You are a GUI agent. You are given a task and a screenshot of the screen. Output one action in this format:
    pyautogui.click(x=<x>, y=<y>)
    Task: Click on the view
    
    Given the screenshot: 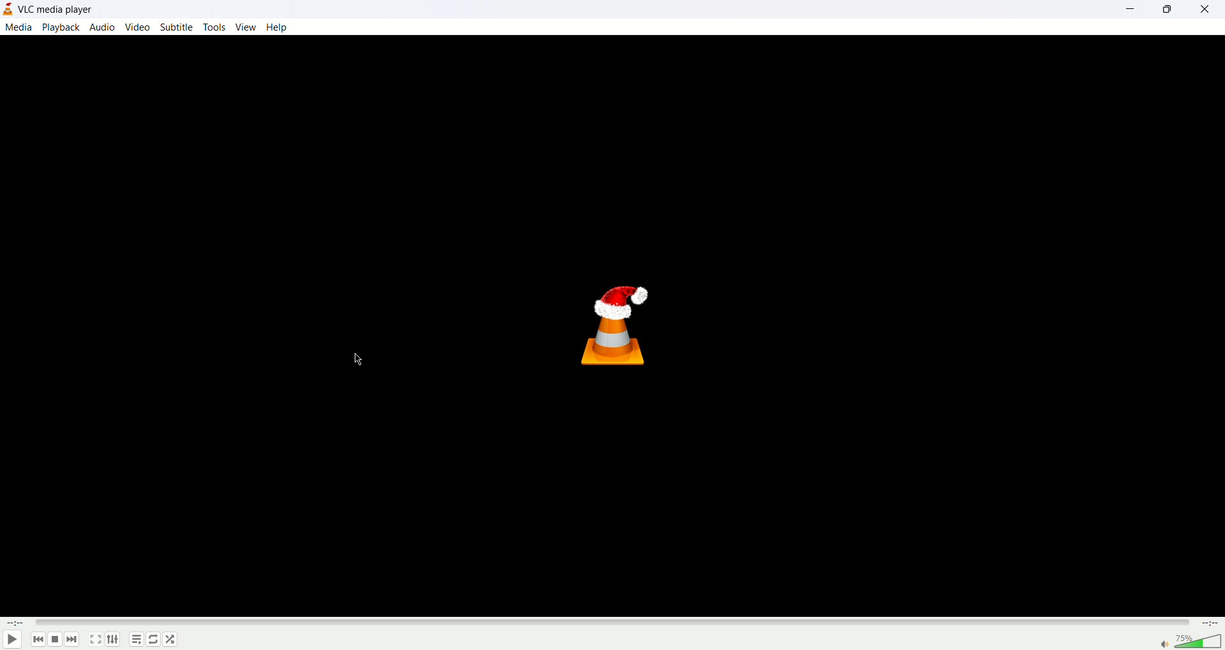 What is the action you would take?
    pyautogui.click(x=246, y=27)
    